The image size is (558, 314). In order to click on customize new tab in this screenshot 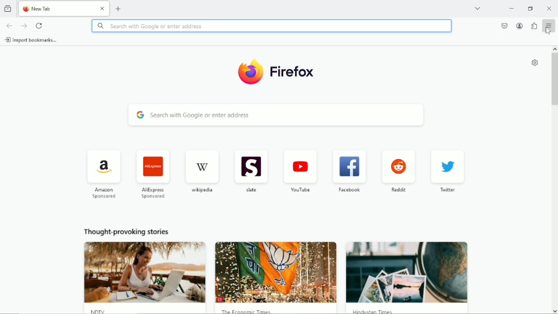, I will do `click(534, 62)`.